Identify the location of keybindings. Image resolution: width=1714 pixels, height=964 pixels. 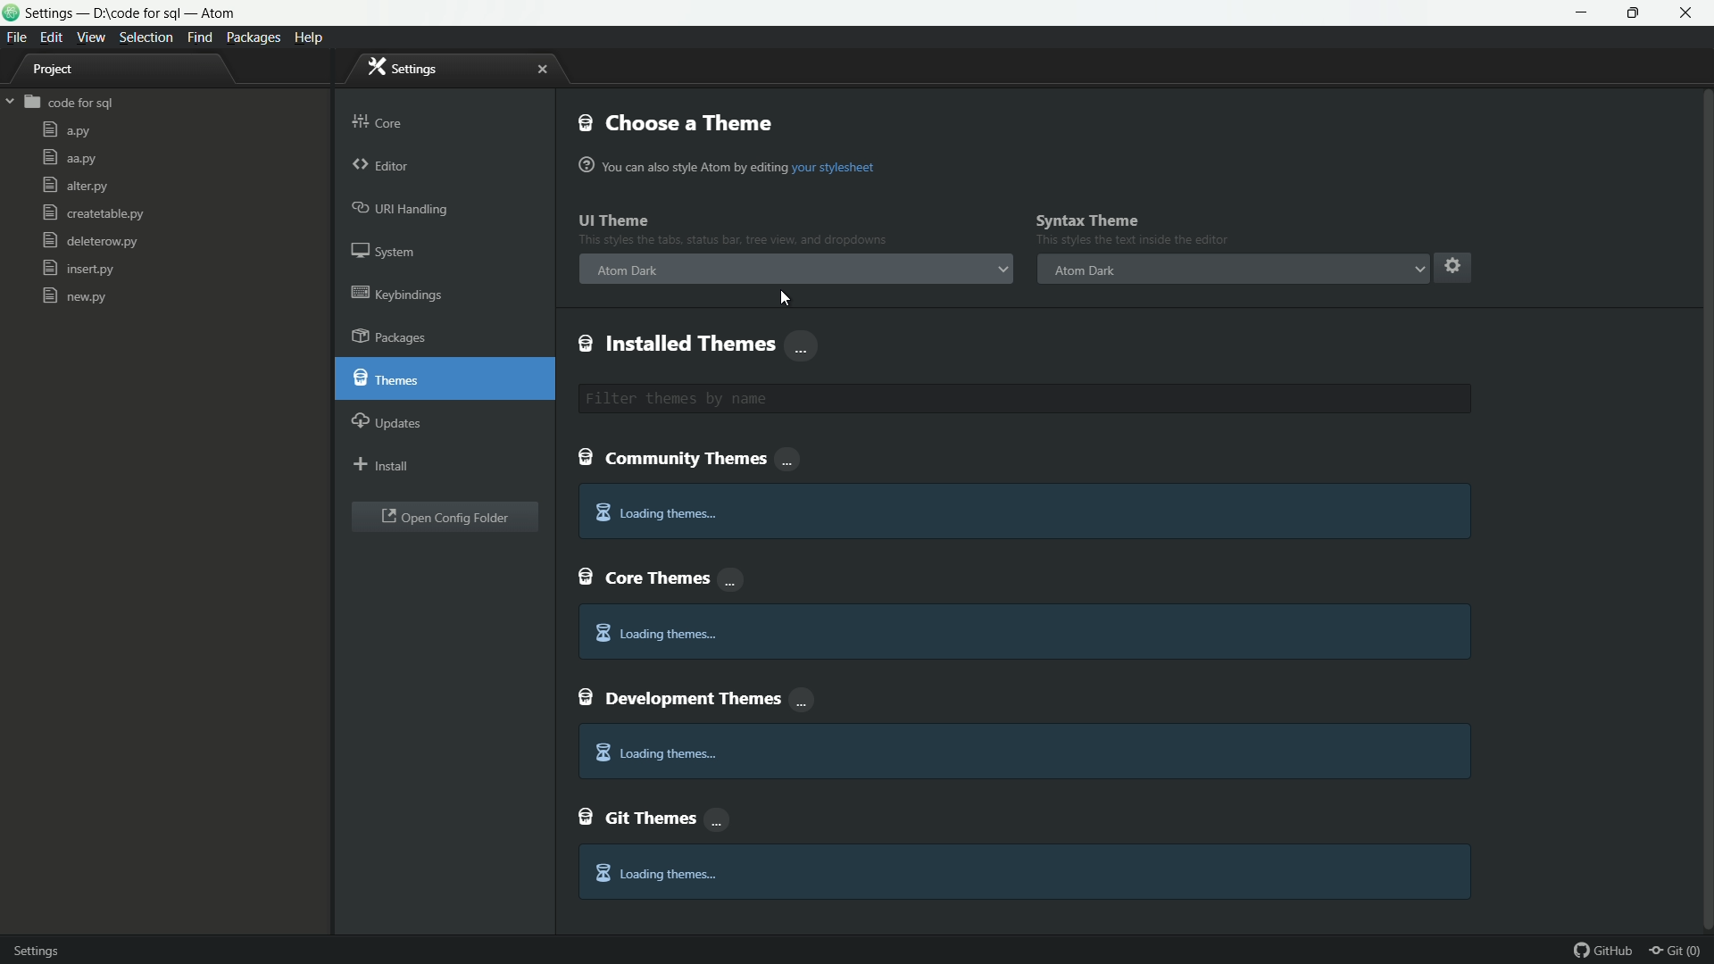
(397, 293).